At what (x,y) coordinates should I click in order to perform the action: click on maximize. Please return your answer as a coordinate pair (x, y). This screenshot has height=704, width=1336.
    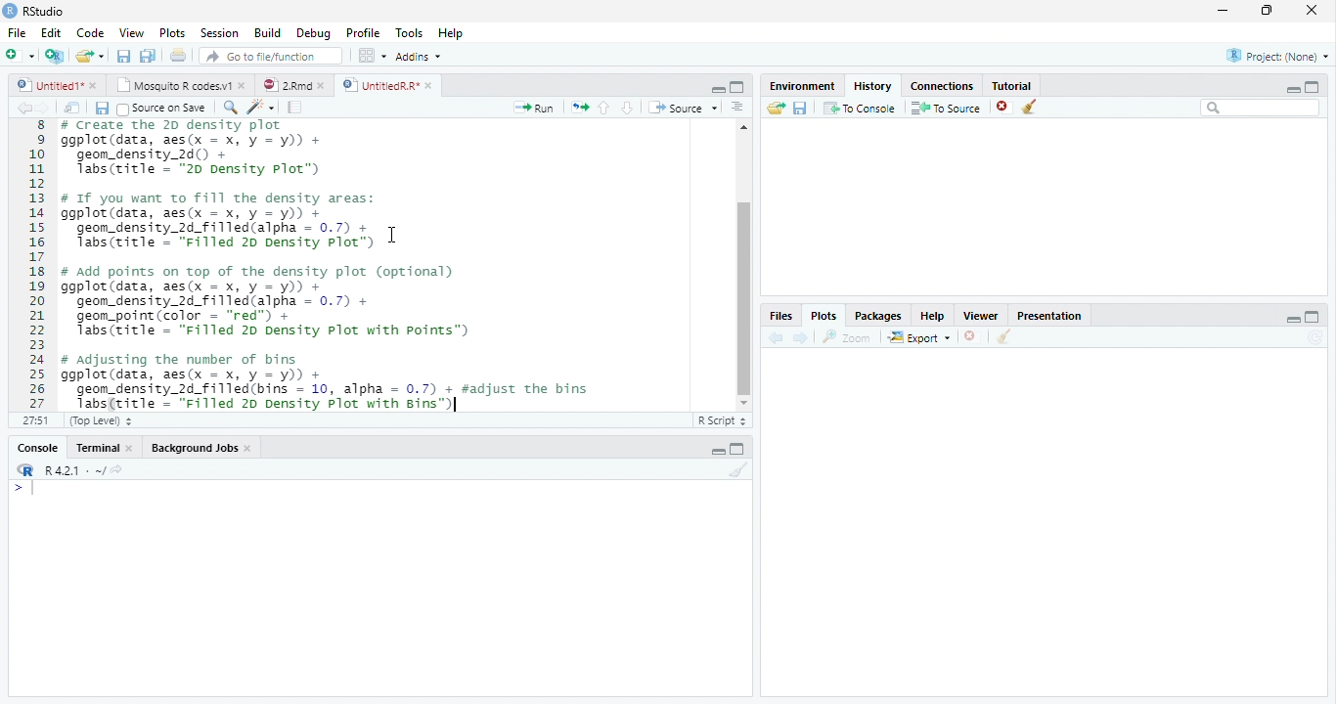
    Looking at the image, I should click on (739, 449).